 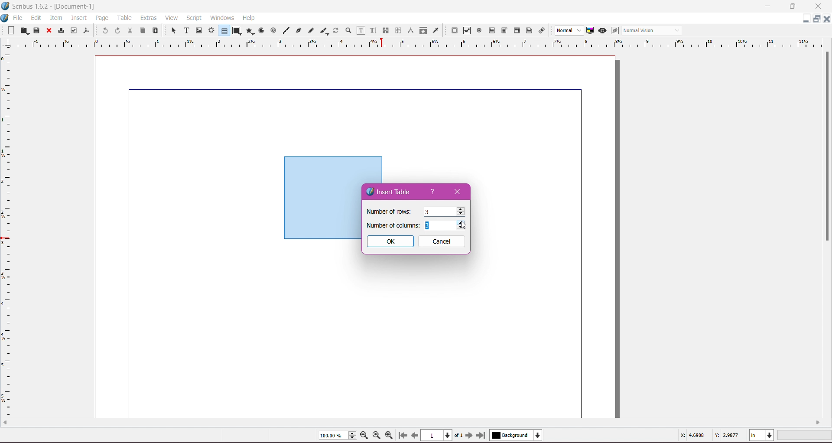 I want to click on Maximize, so click(x=817, y=19).